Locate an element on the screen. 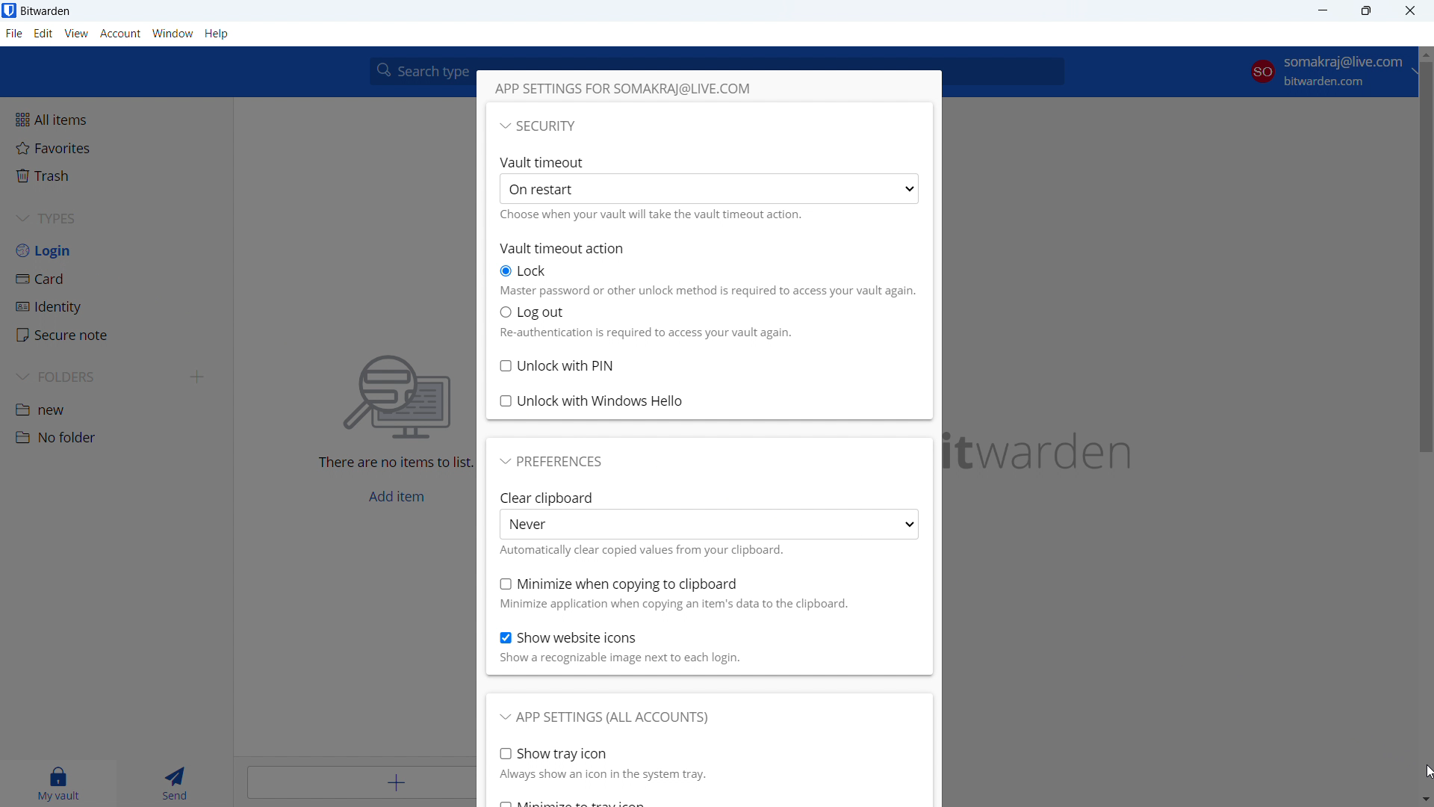 This screenshot has height=807, width=1434. title is located at coordinates (46, 10).